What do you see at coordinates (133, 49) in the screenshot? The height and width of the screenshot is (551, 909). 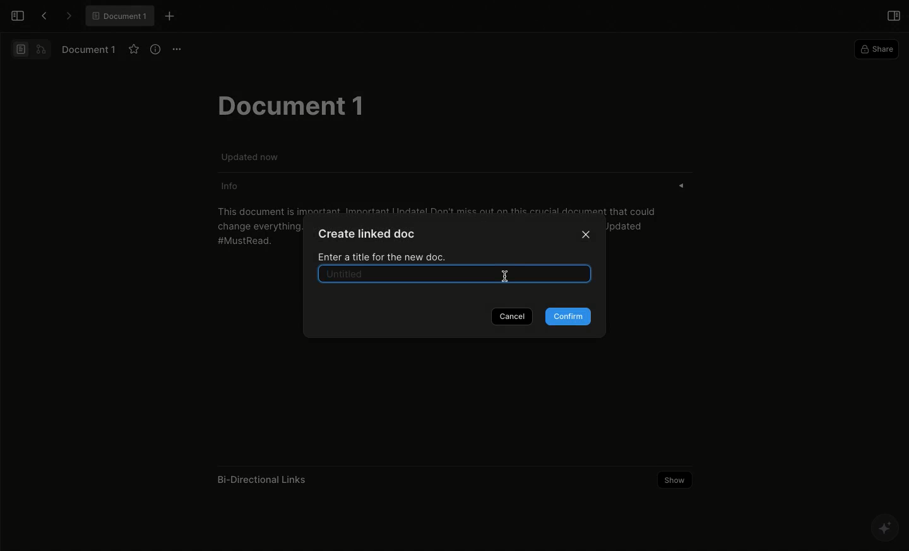 I see `Favourite` at bounding box center [133, 49].